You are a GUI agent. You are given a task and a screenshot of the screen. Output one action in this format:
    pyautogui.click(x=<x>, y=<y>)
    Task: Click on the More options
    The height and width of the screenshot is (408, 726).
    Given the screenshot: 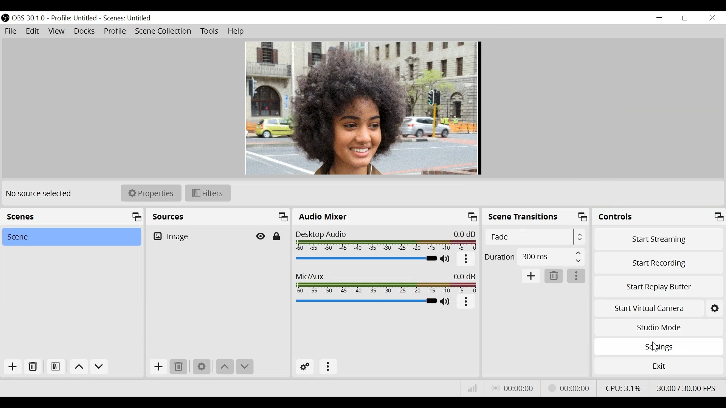 What is the action you would take?
    pyautogui.click(x=326, y=368)
    